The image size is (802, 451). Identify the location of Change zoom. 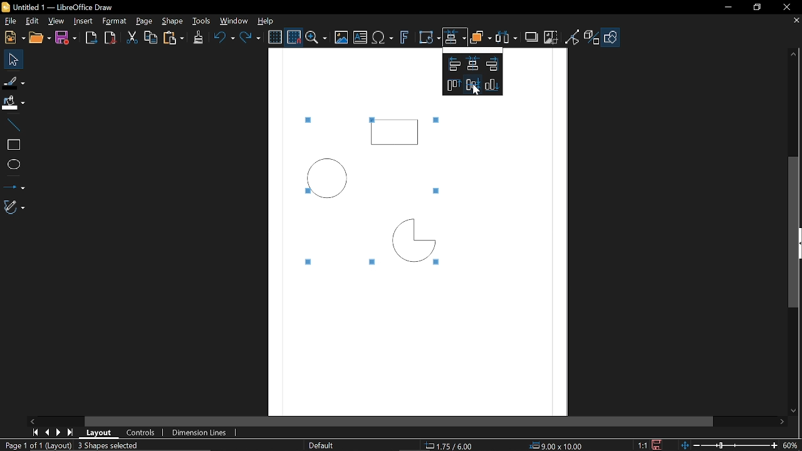
(726, 445).